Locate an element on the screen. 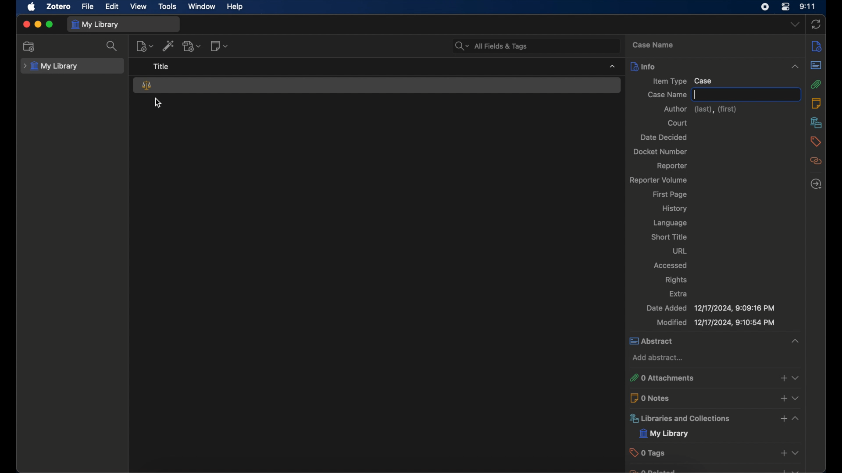  search is located at coordinates (113, 46).